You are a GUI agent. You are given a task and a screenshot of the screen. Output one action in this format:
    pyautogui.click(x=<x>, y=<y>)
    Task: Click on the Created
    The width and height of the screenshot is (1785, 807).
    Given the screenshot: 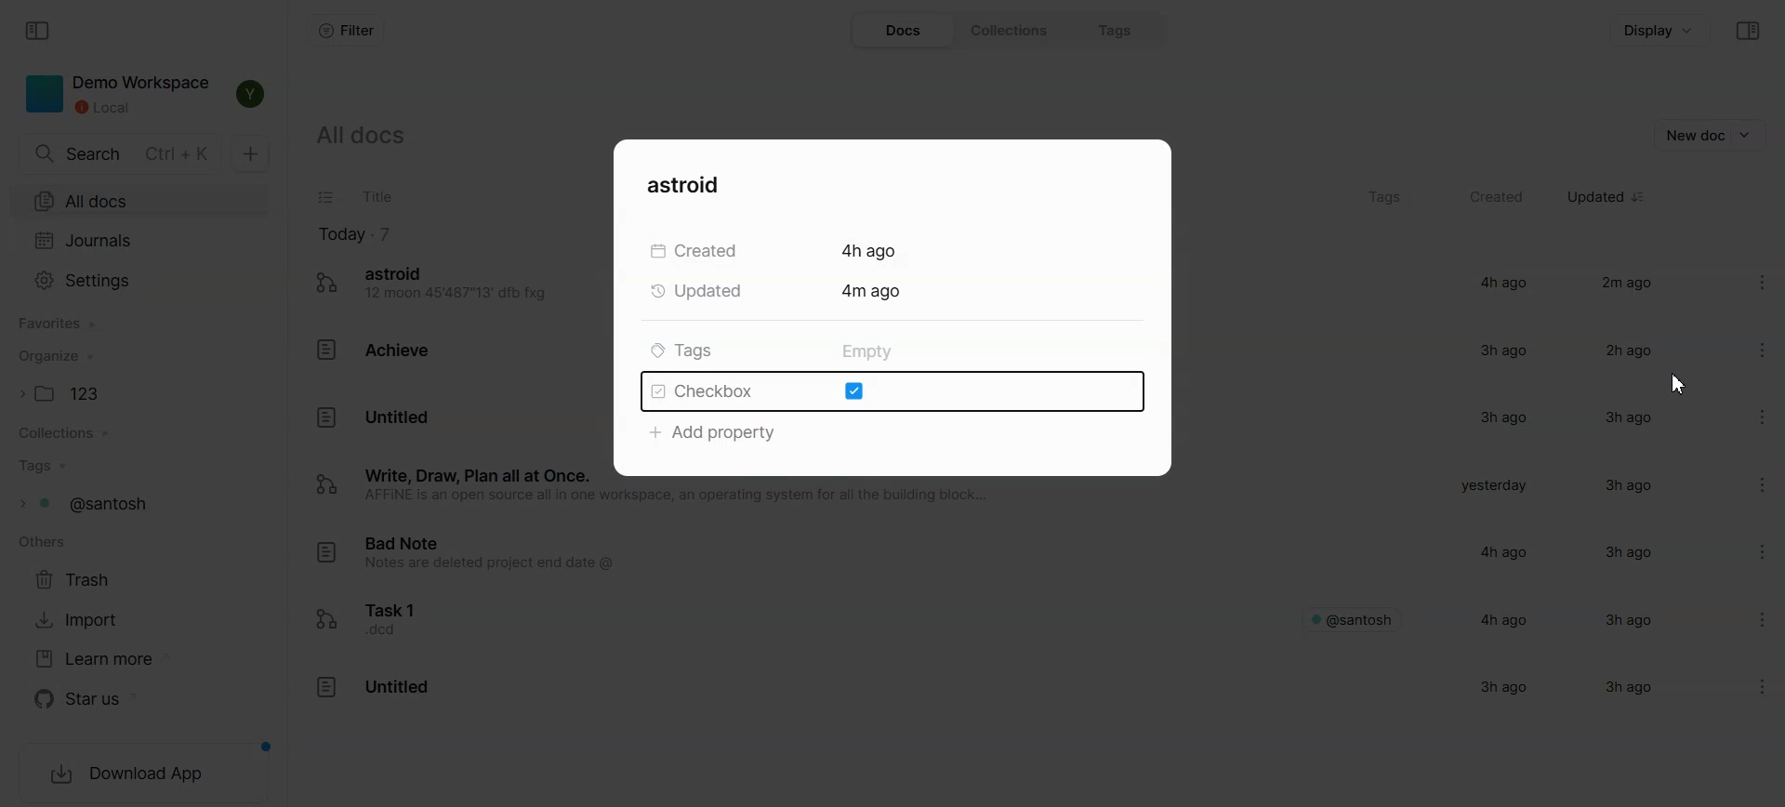 What is the action you would take?
    pyautogui.click(x=1498, y=197)
    